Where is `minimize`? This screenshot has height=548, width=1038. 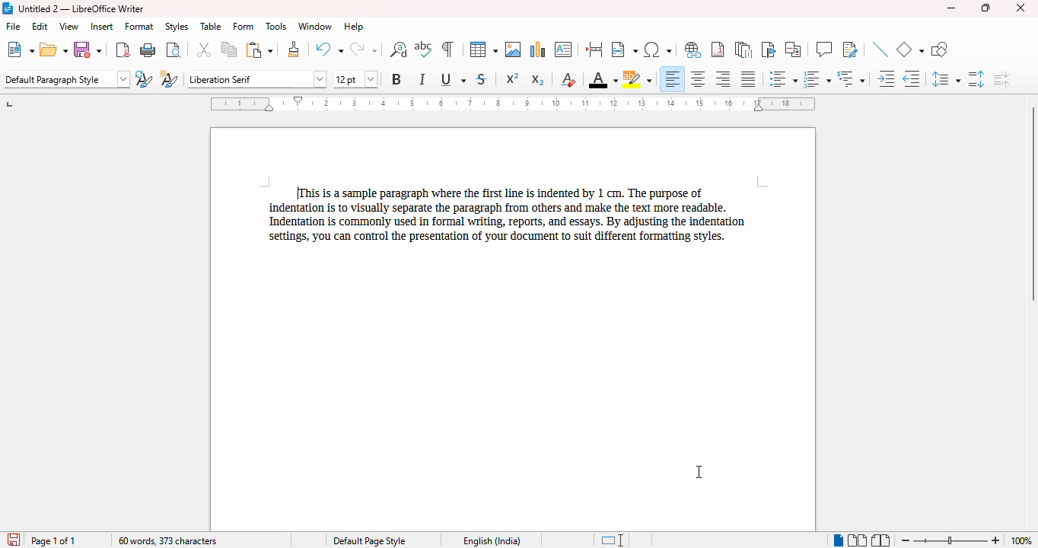
minimize is located at coordinates (952, 8).